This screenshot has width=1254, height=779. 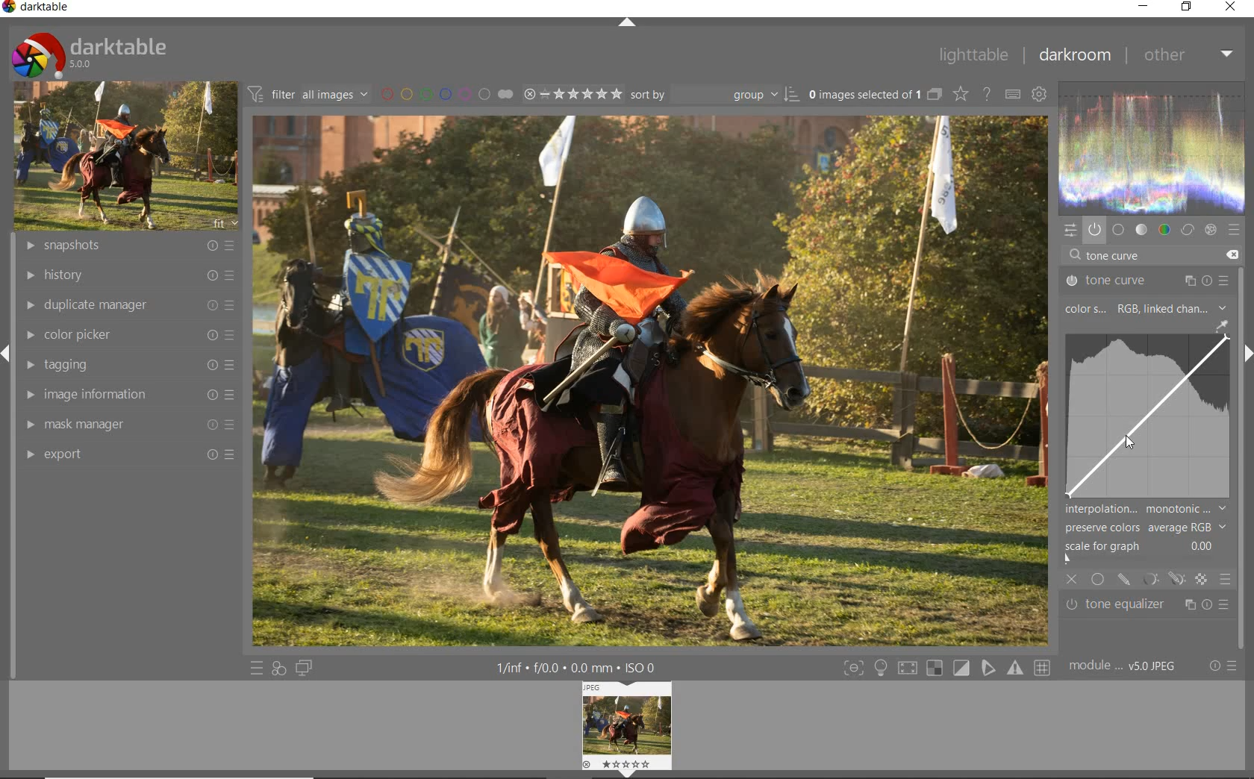 What do you see at coordinates (962, 96) in the screenshot?
I see `change type of overlays` at bounding box center [962, 96].